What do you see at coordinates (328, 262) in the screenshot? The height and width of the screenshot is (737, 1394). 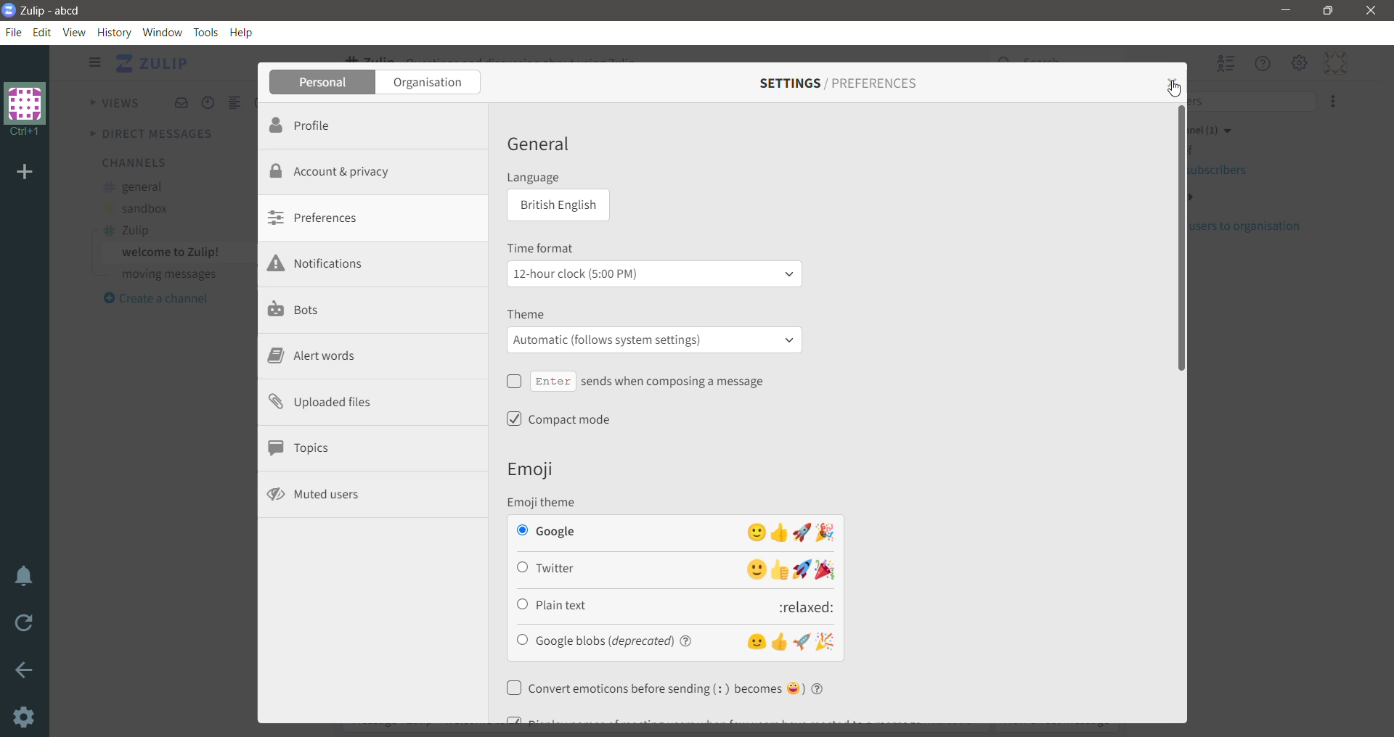 I see `Notifications` at bounding box center [328, 262].